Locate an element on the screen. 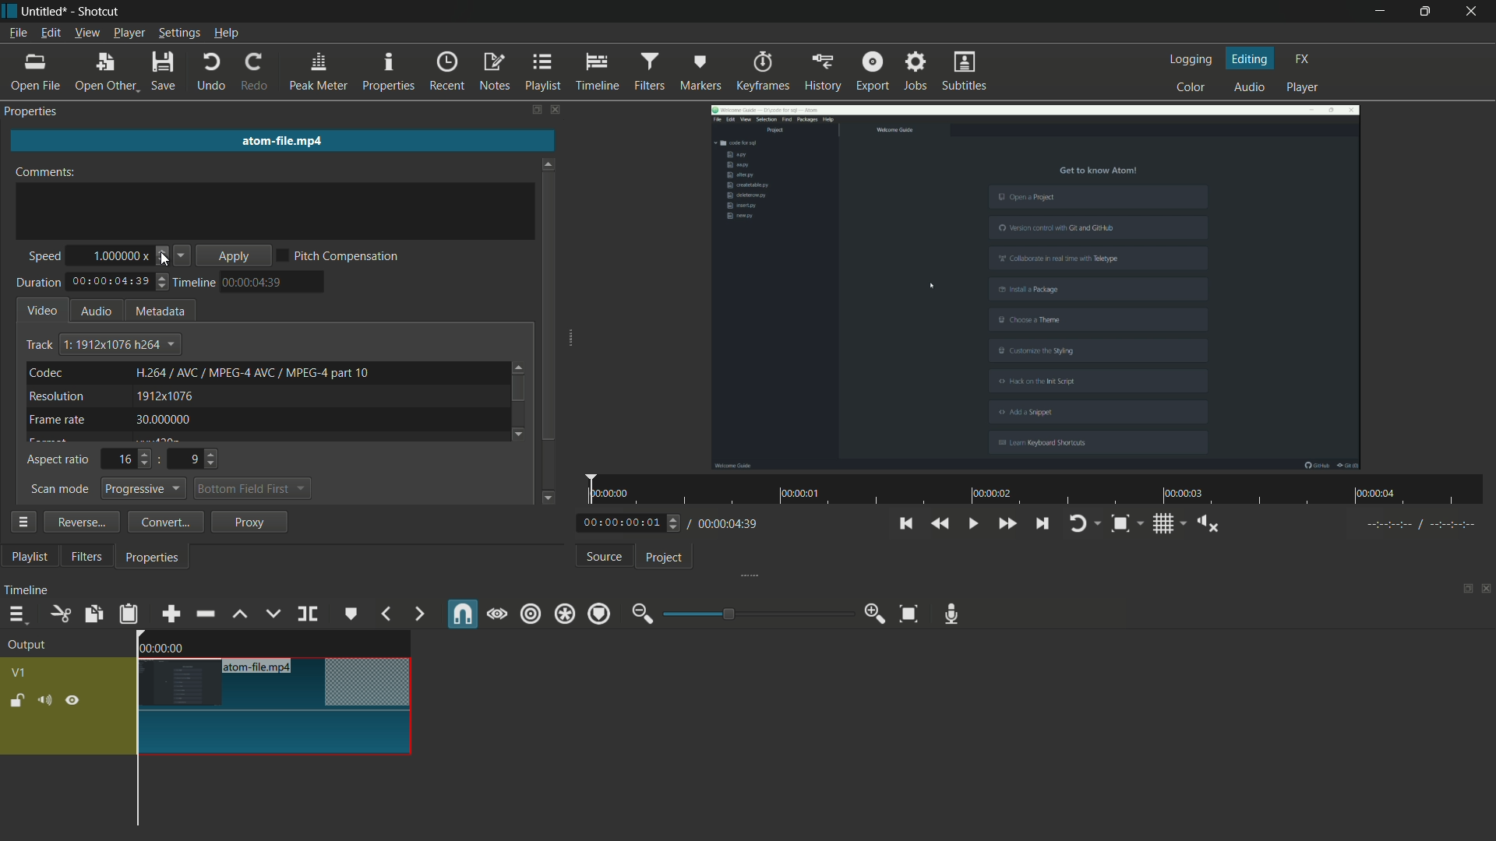  skip to the previous point is located at coordinates (905, 523).